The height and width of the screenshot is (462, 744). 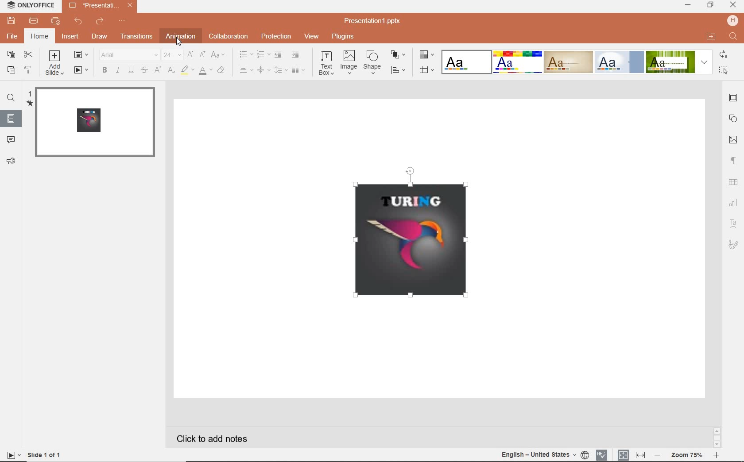 I want to click on slide settings, so click(x=733, y=98).